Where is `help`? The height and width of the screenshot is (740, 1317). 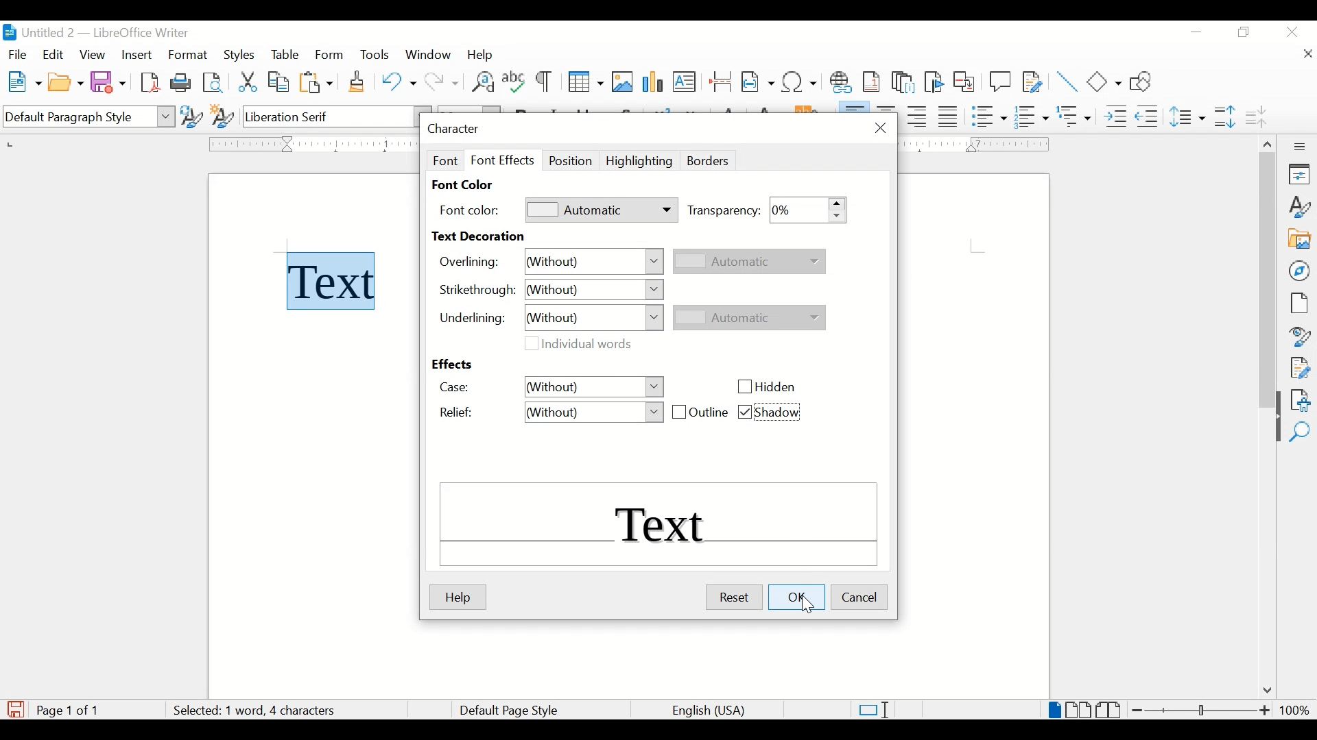
help is located at coordinates (483, 55).